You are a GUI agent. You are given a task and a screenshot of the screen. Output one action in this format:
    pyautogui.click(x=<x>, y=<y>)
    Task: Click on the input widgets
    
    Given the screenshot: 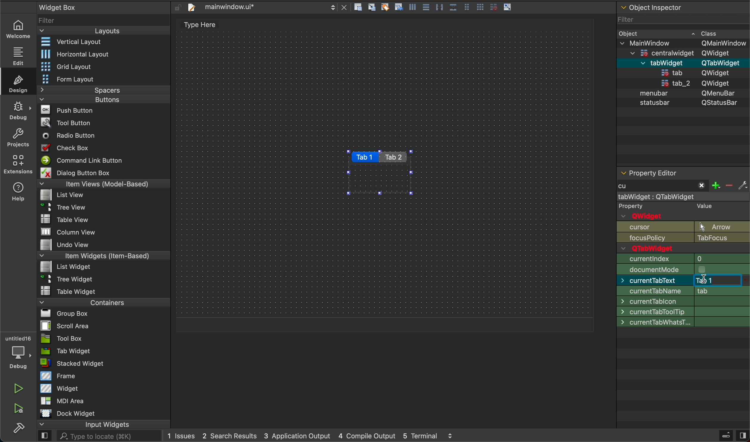 What is the action you would take?
    pyautogui.click(x=105, y=425)
    